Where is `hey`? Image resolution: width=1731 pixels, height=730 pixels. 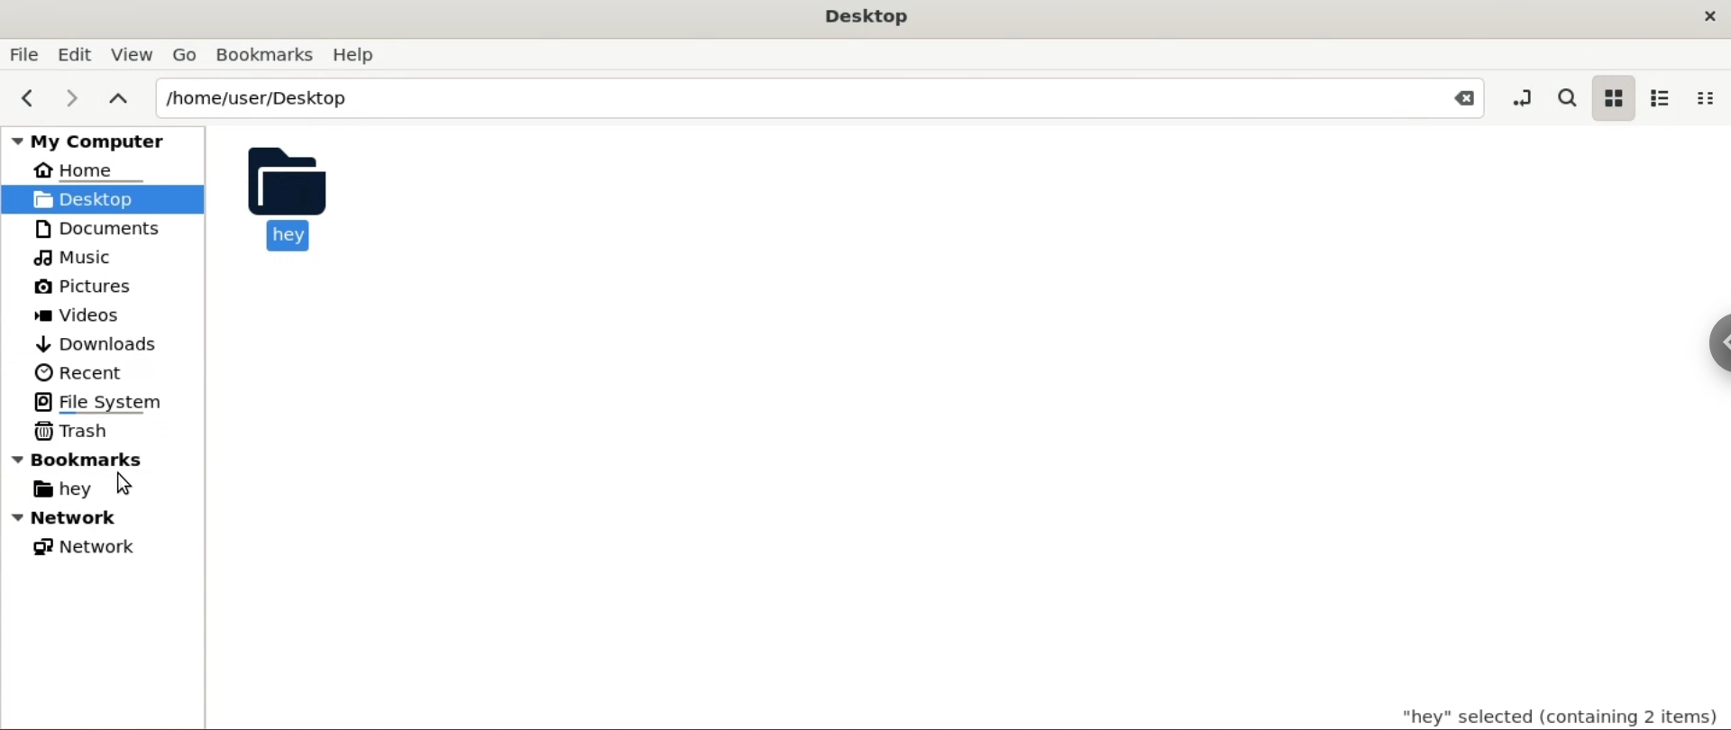 hey is located at coordinates (287, 197).